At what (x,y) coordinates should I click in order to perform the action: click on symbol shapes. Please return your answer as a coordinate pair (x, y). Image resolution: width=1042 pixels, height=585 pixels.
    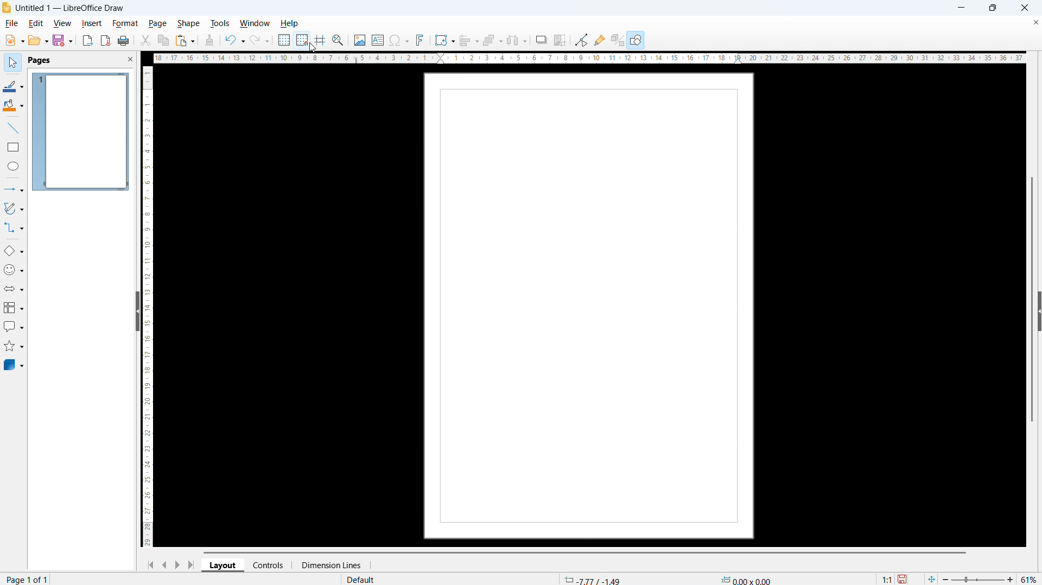
    Looking at the image, I should click on (13, 270).